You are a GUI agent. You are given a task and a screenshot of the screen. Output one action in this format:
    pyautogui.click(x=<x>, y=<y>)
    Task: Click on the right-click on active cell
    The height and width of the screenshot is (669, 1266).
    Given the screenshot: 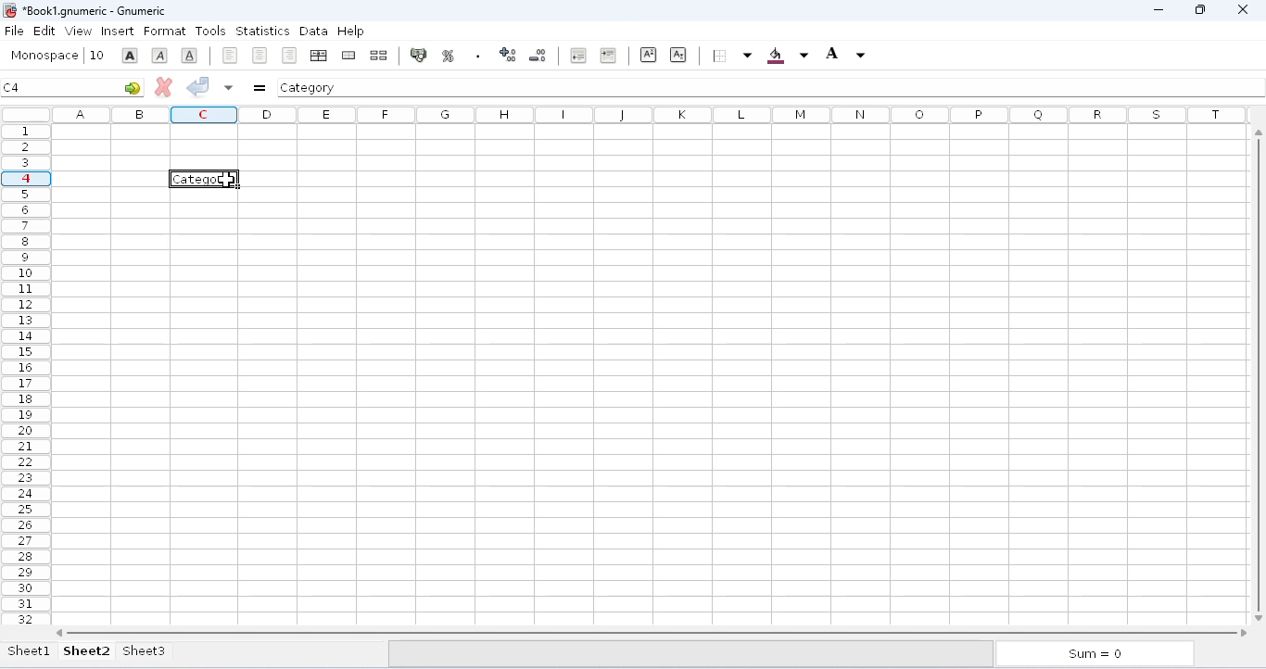 What is the action you would take?
    pyautogui.click(x=203, y=178)
    